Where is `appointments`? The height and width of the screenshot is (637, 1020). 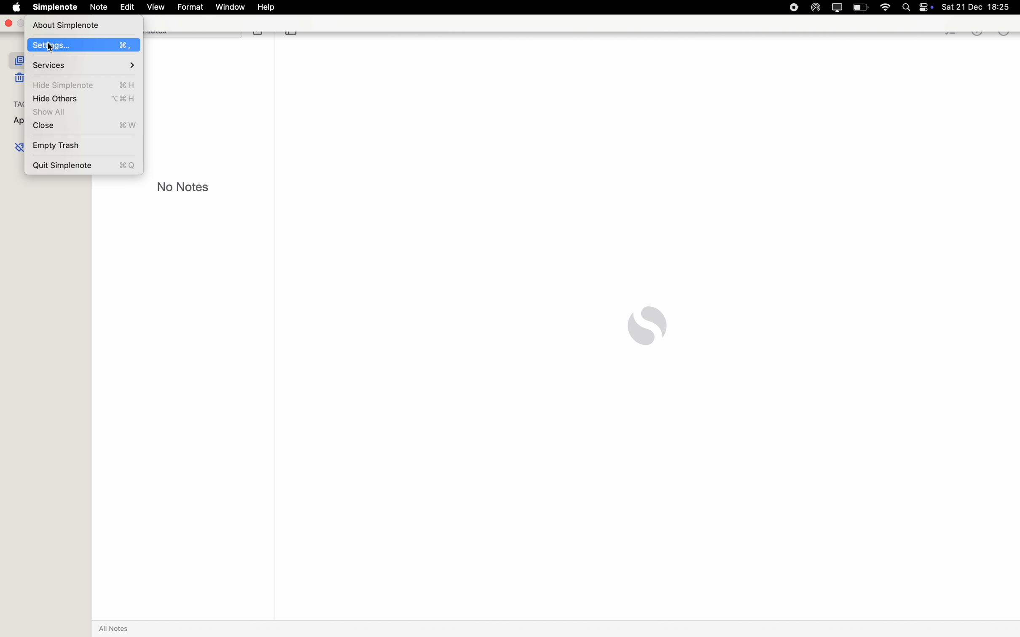
appointments is located at coordinates (16, 120).